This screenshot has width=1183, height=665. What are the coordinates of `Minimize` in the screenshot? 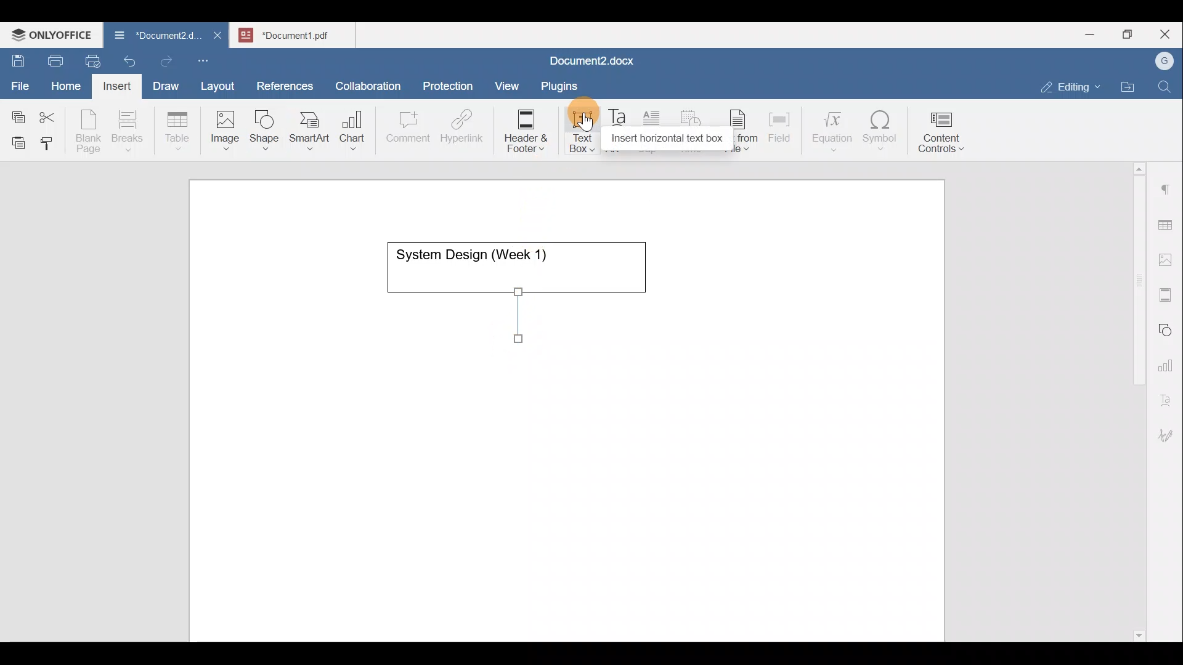 It's located at (1089, 33).